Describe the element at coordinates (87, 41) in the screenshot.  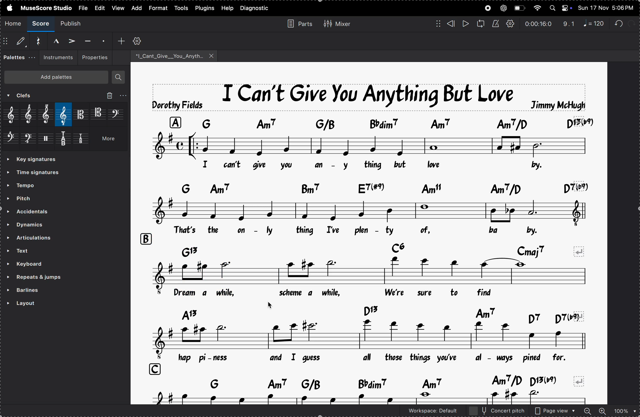
I see `tenuto` at that location.